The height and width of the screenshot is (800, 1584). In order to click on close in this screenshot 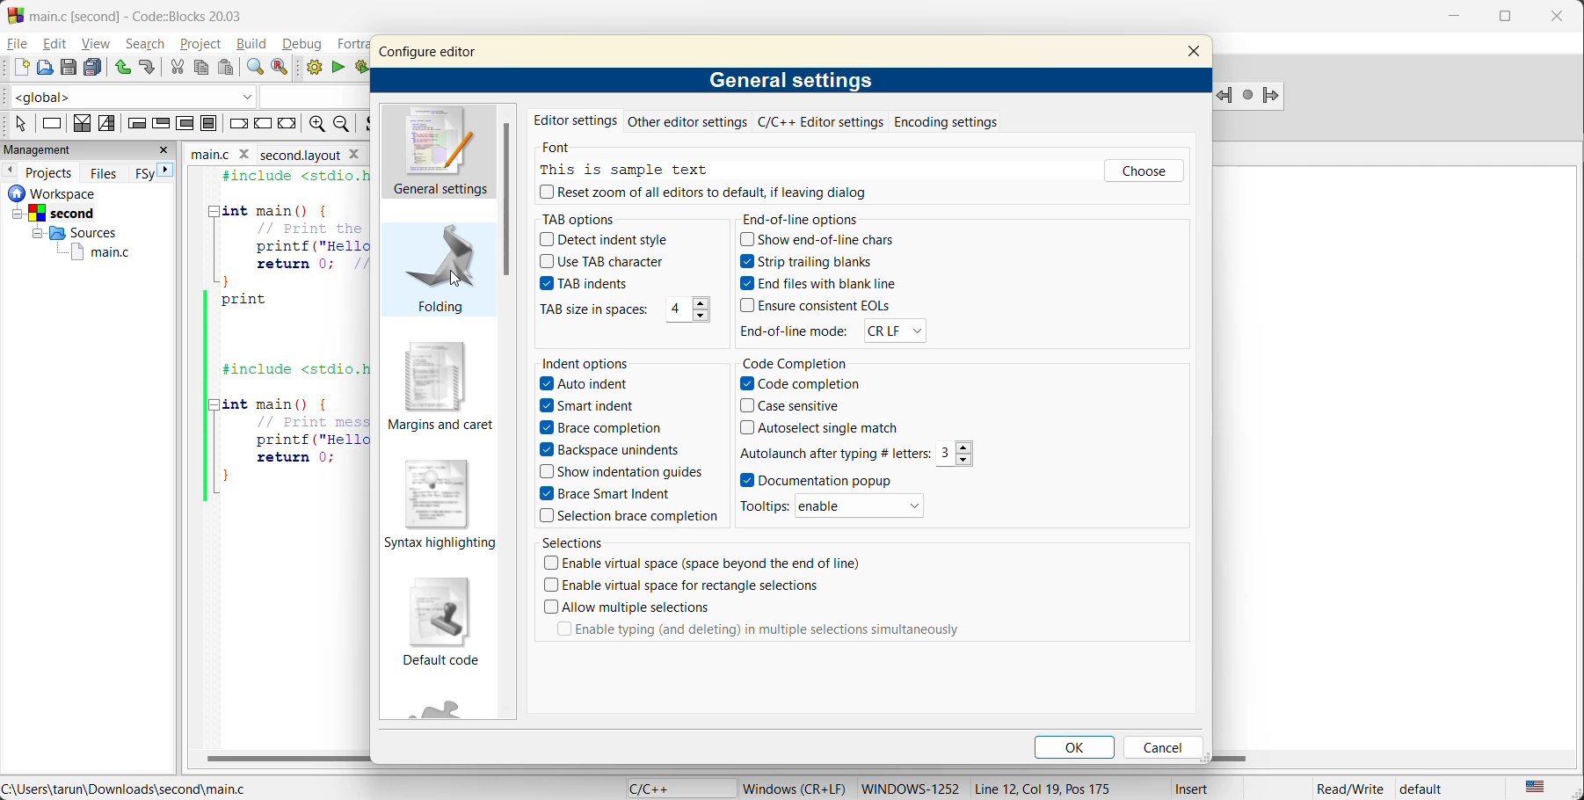, I will do `click(1195, 54)`.